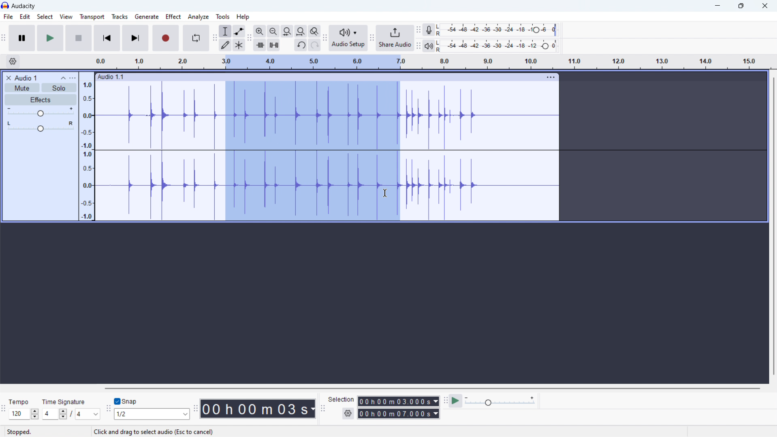 Image resolution: width=777 pixels, height=437 pixels. I want to click on enable looping, so click(196, 38).